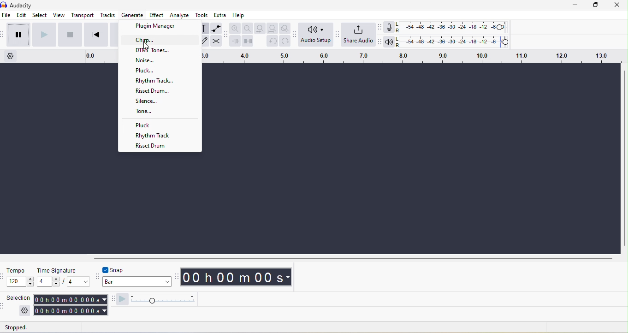 The image size is (628, 333). What do you see at coordinates (7, 16) in the screenshot?
I see `file` at bounding box center [7, 16].